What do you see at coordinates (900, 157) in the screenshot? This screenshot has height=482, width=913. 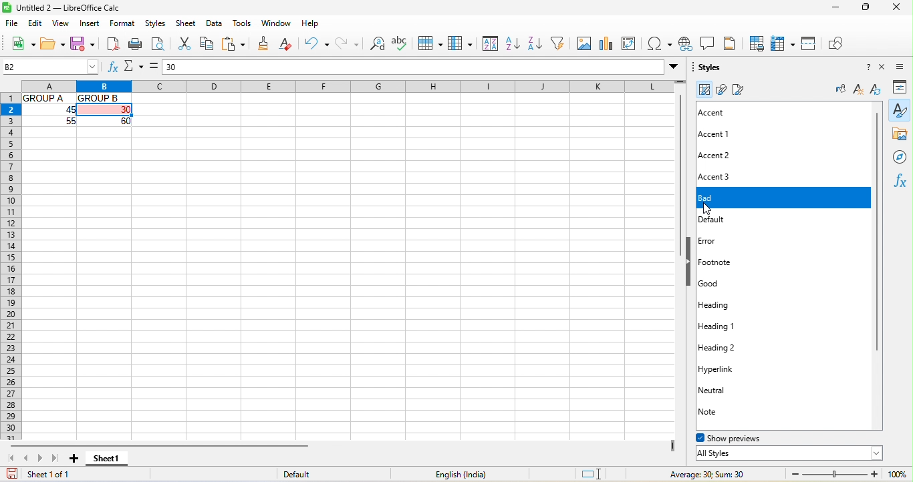 I see `navigators` at bounding box center [900, 157].